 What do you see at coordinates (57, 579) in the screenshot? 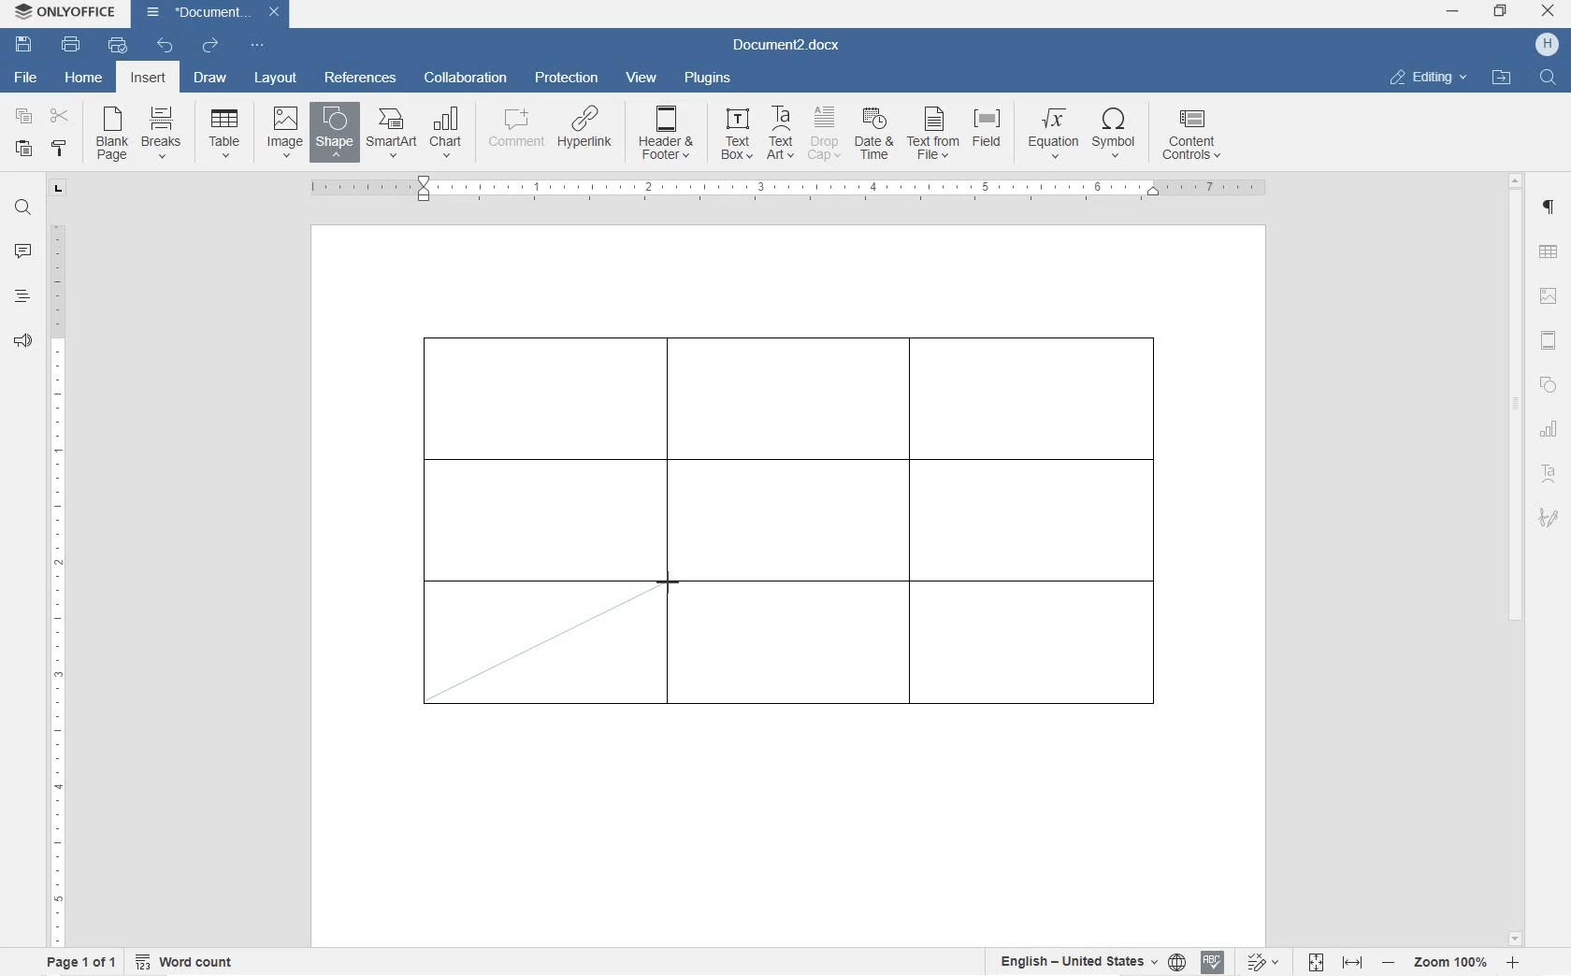
I see `ruler` at bounding box center [57, 579].